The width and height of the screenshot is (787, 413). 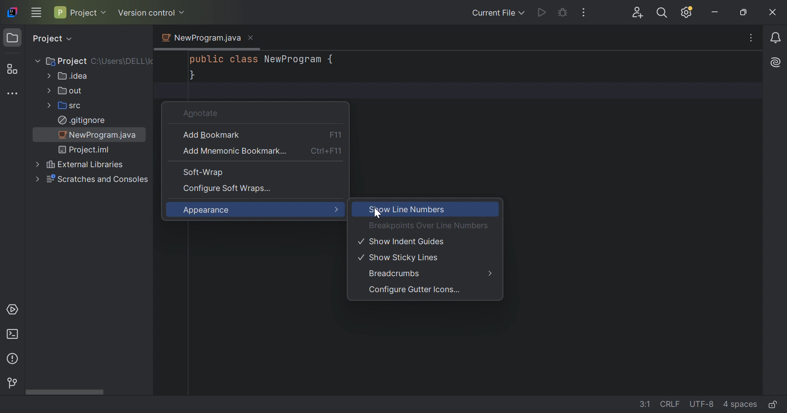 I want to click on }, so click(x=192, y=76).